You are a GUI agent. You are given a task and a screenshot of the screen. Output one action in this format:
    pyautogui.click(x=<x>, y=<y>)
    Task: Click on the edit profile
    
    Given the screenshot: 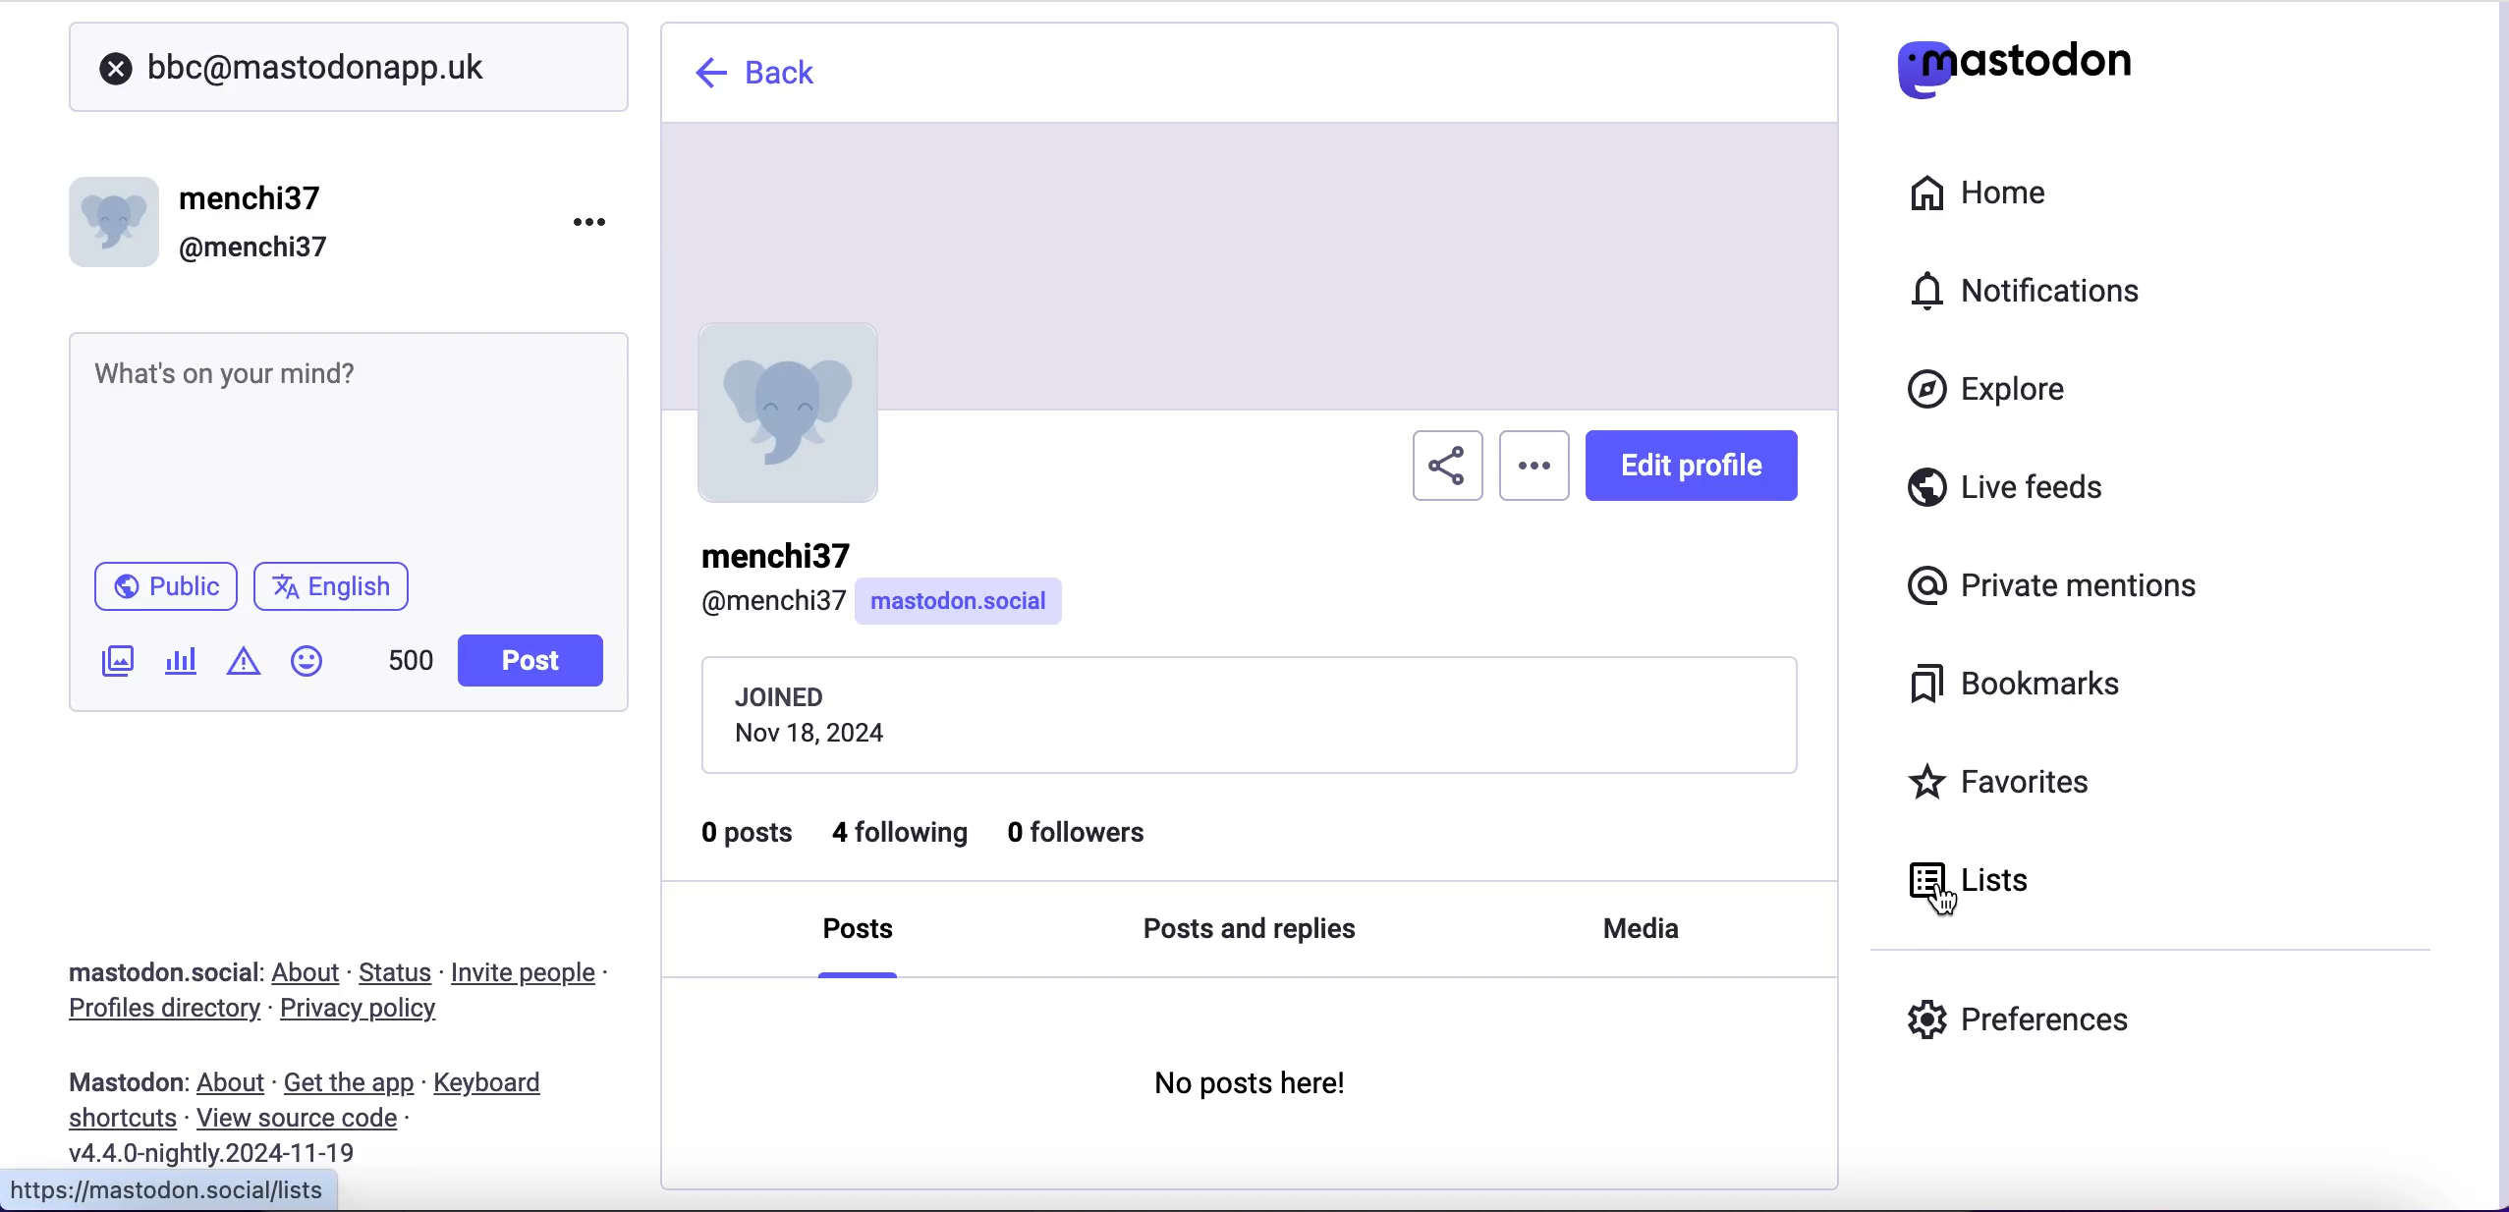 What is the action you would take?
    pyautogui.click(x=1697, y=470)
    